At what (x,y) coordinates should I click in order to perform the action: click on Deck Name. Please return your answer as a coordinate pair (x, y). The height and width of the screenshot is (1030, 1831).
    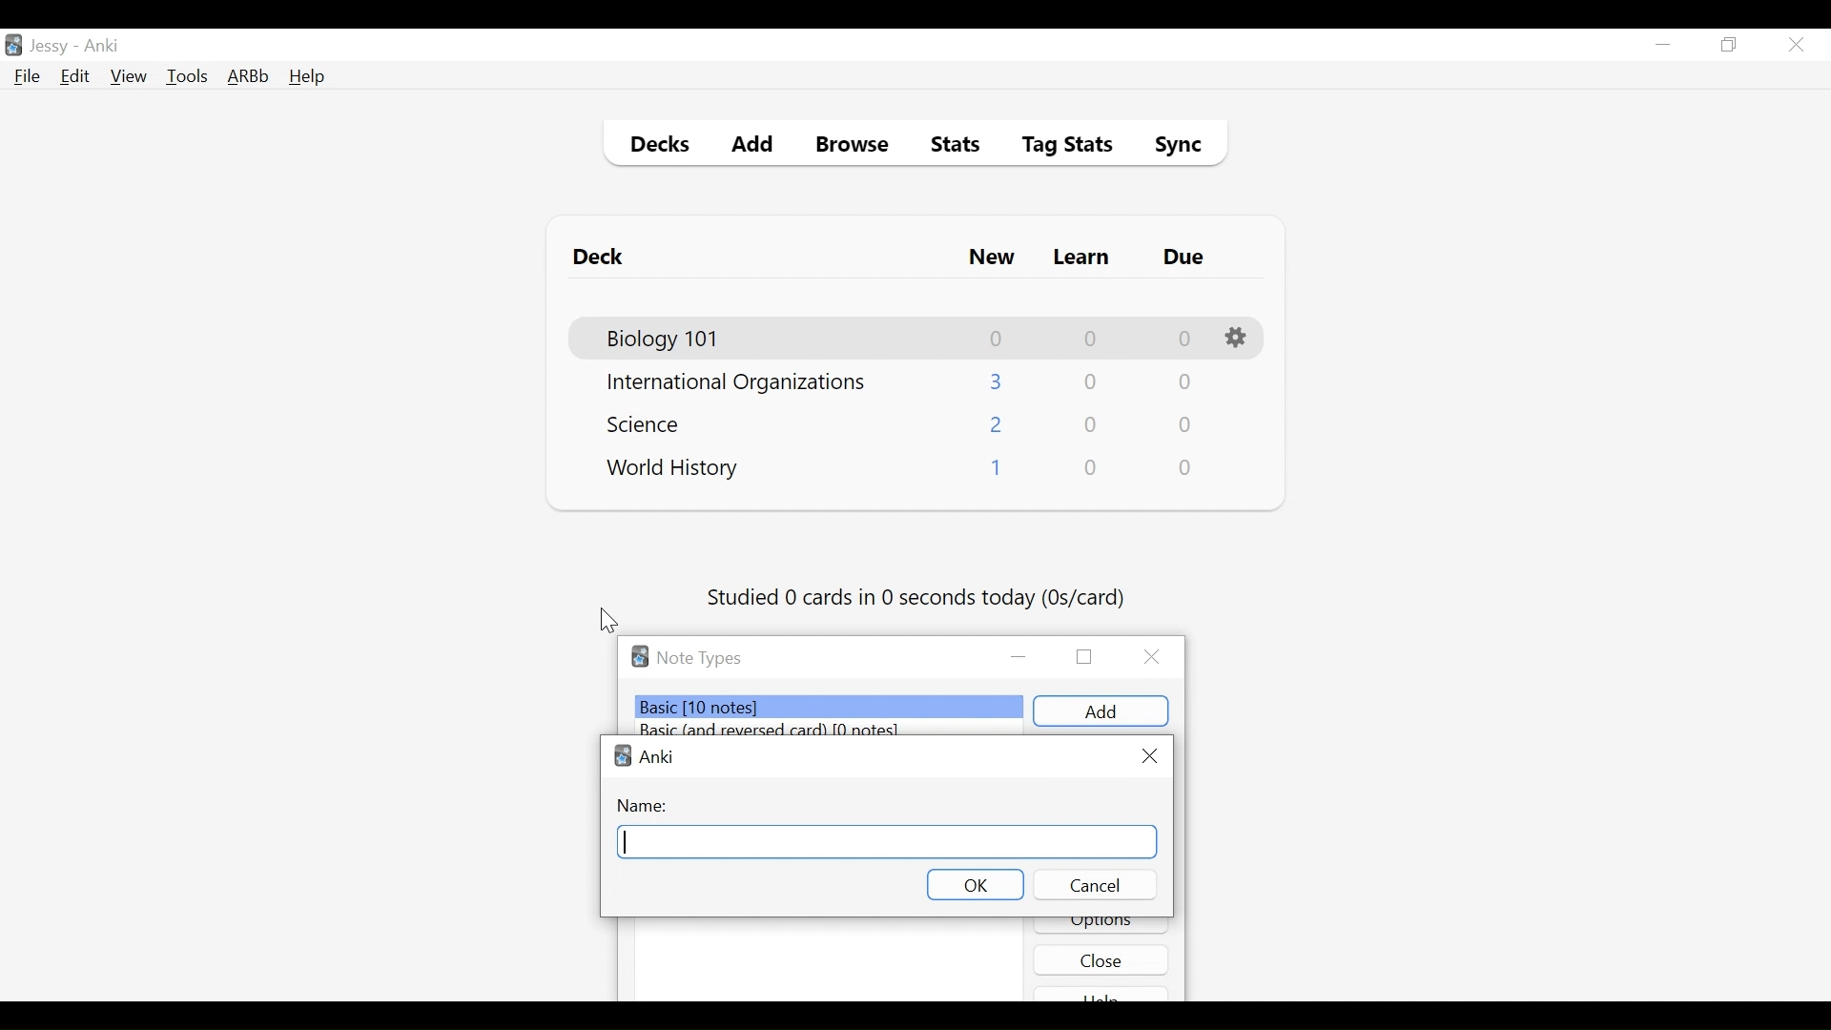
    Looking at the image, I should click on (673, 469).